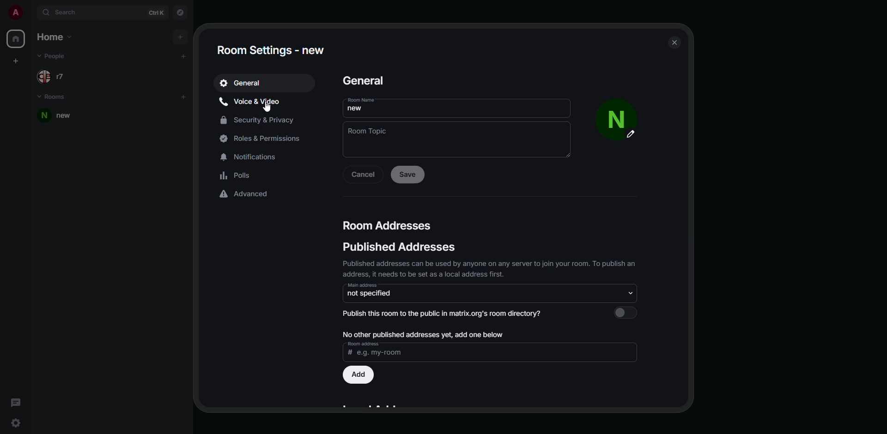  What do you see at coordinates (367, 104) in the screenshot?
I see `room name` at bounding box center [367, 104].